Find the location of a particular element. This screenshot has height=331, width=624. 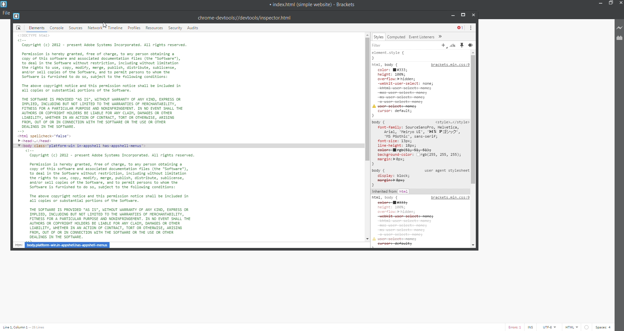

.cls is located at coordinates (453, 45).